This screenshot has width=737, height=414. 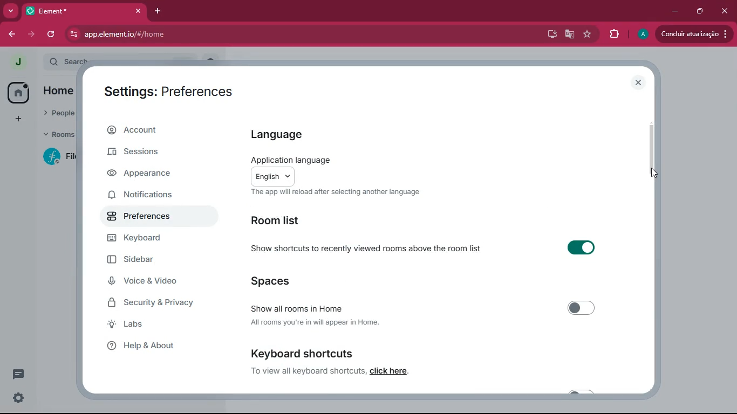 I want to click on labs, so click(x=144, y=325).